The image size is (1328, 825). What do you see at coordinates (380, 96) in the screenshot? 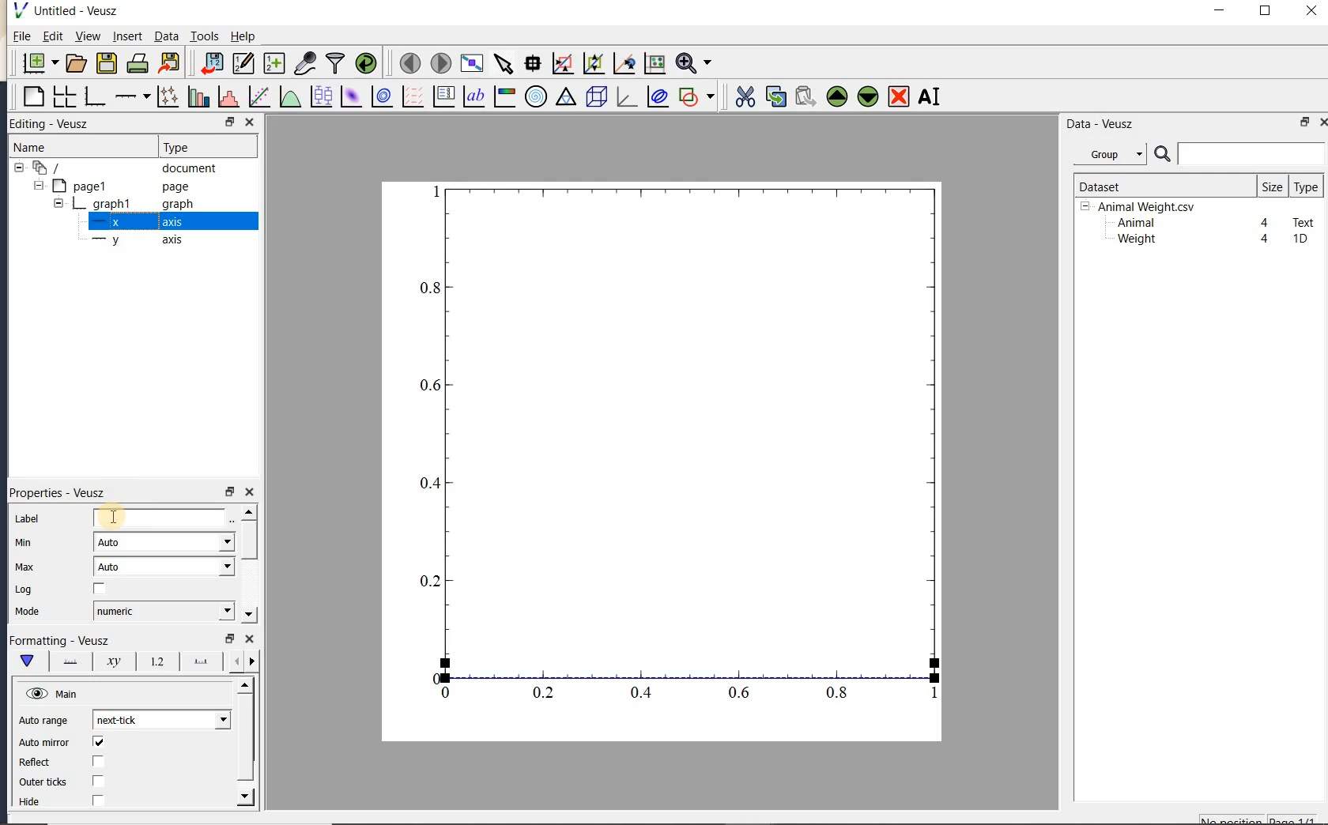
I see `plot a 2d dataset as contours` at bounding box center [380, 96].